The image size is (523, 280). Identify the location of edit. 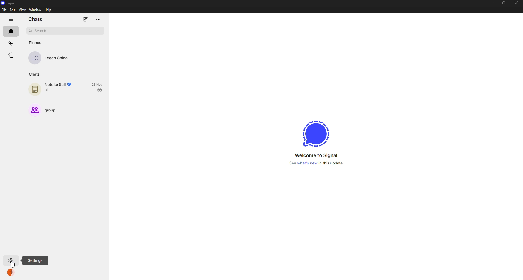
(13, 10).